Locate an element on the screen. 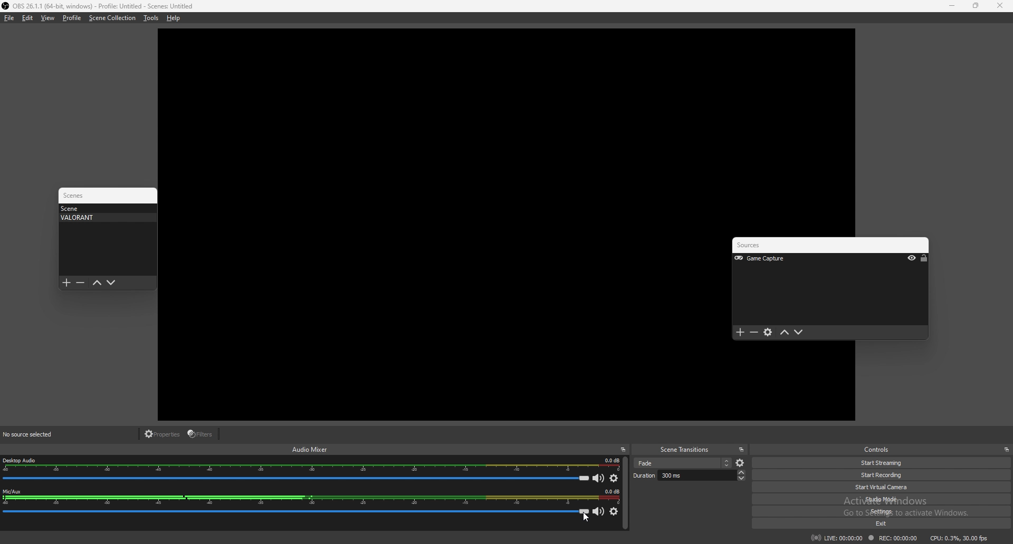  file is located at coordinates (9, 18).